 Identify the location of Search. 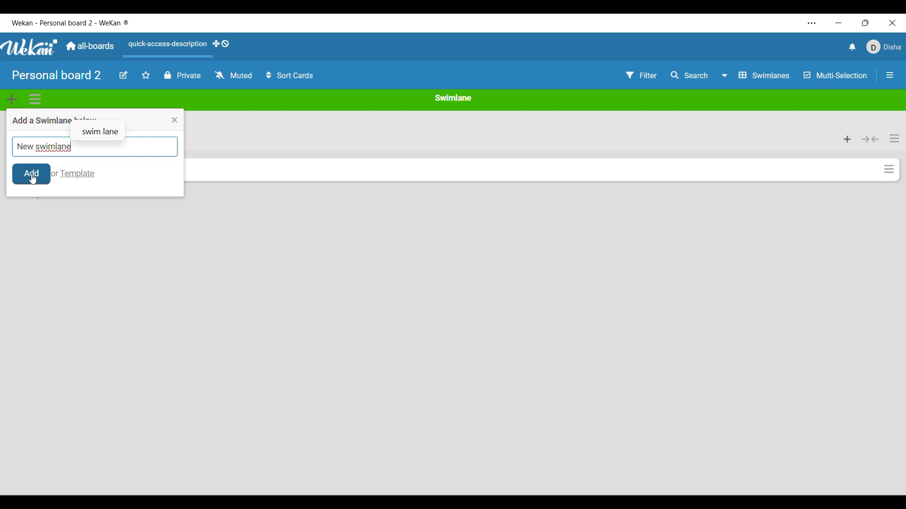
(690, 75).